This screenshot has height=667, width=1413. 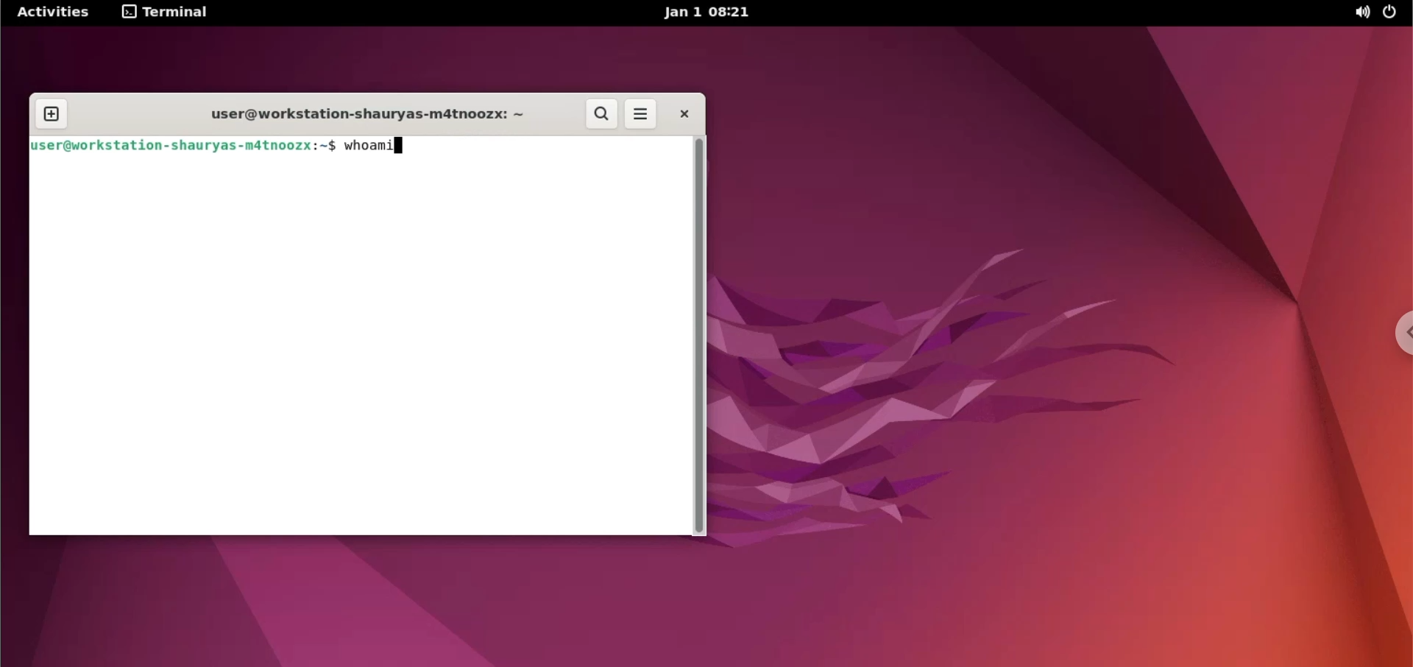 I want to click on scrollbar, so click(x=700, y=336).